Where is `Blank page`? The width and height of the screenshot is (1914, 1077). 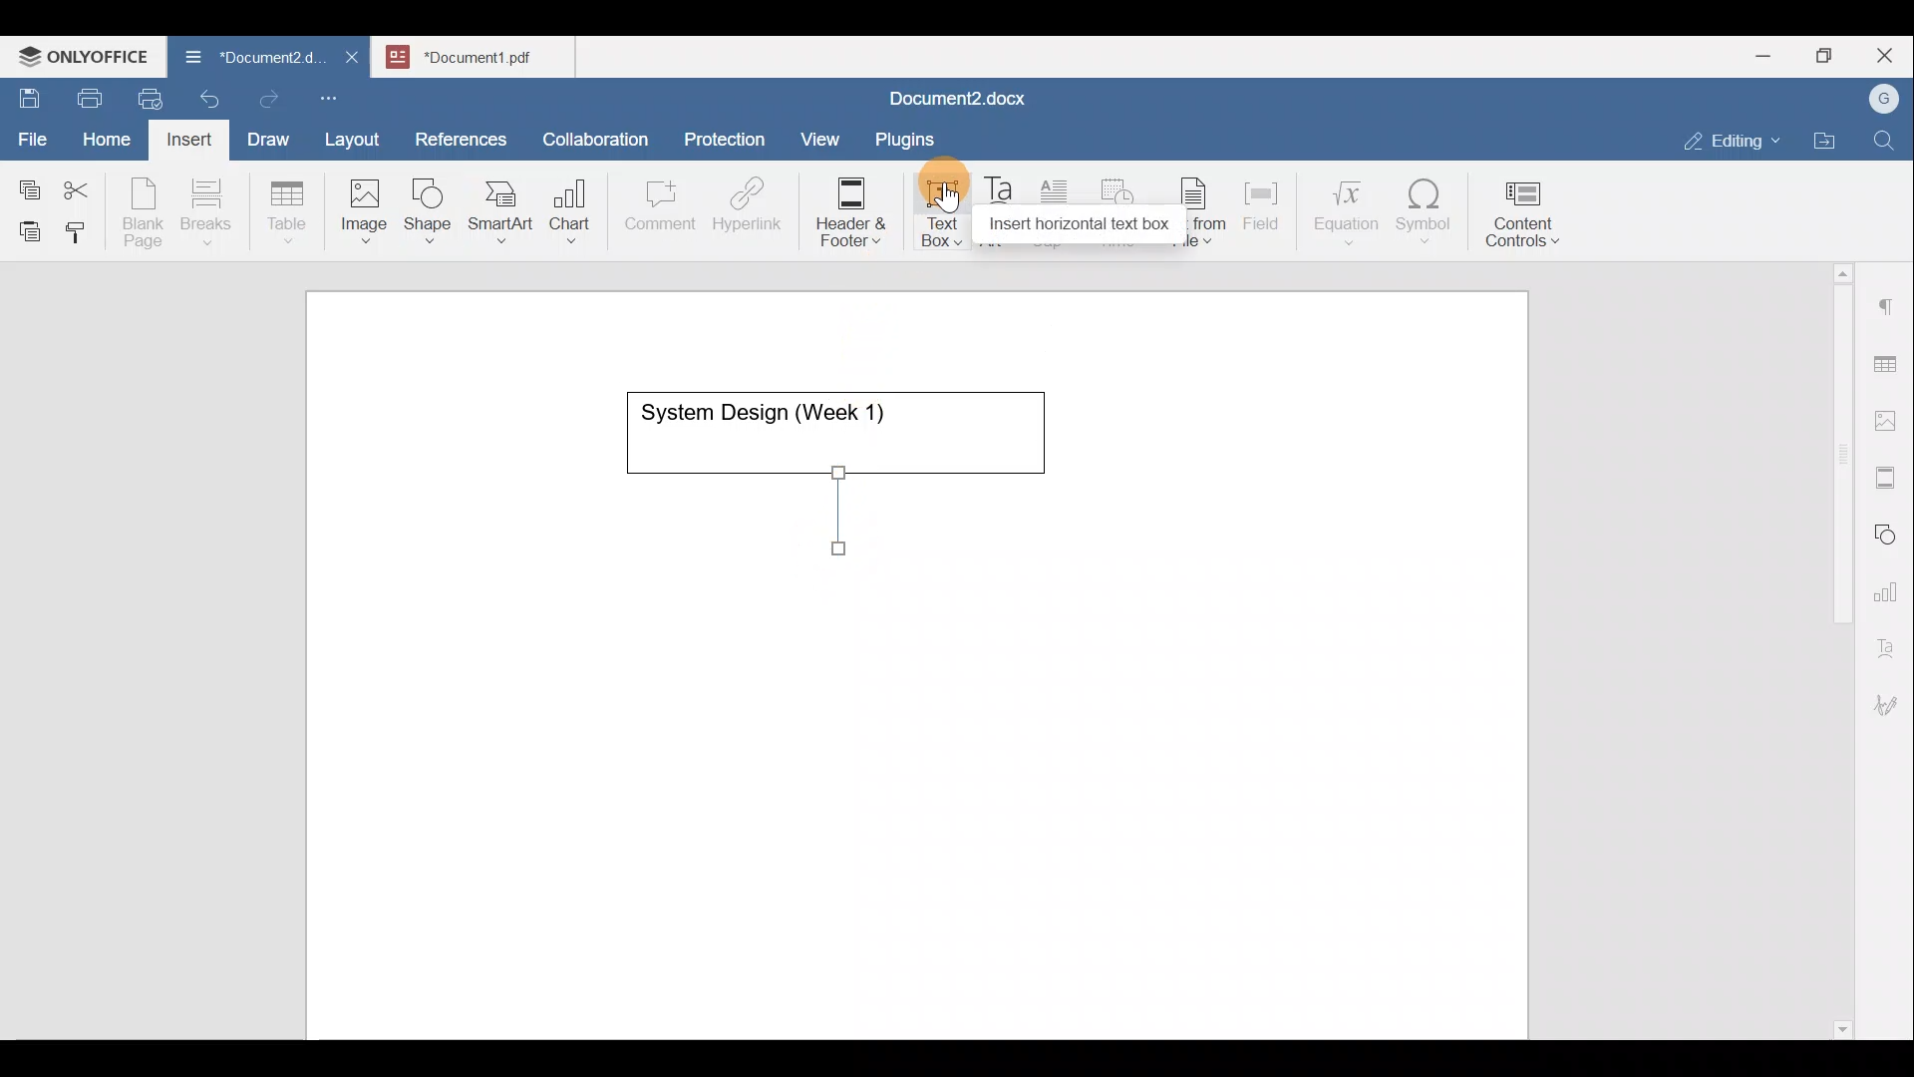 Blank page is located at coordinates (146, 212).